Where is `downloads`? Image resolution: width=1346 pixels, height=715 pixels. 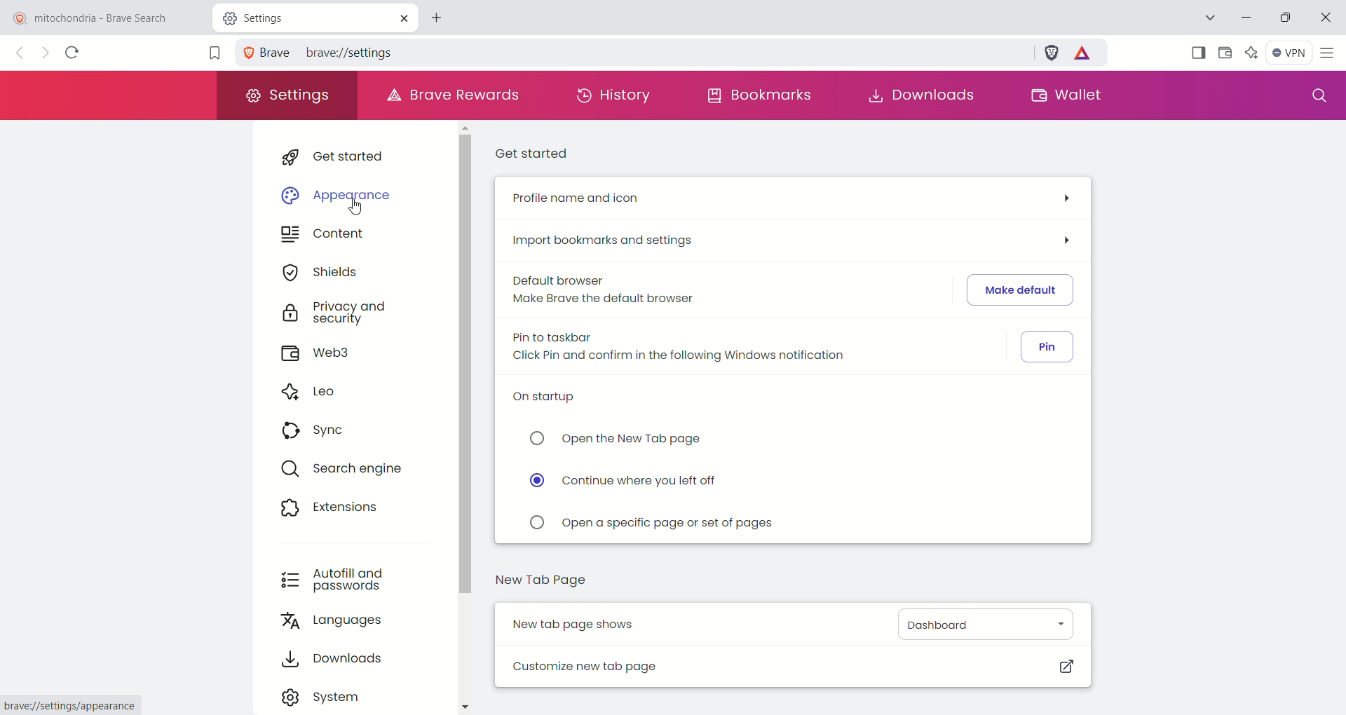 downloads is located at coordinates (334, 659).